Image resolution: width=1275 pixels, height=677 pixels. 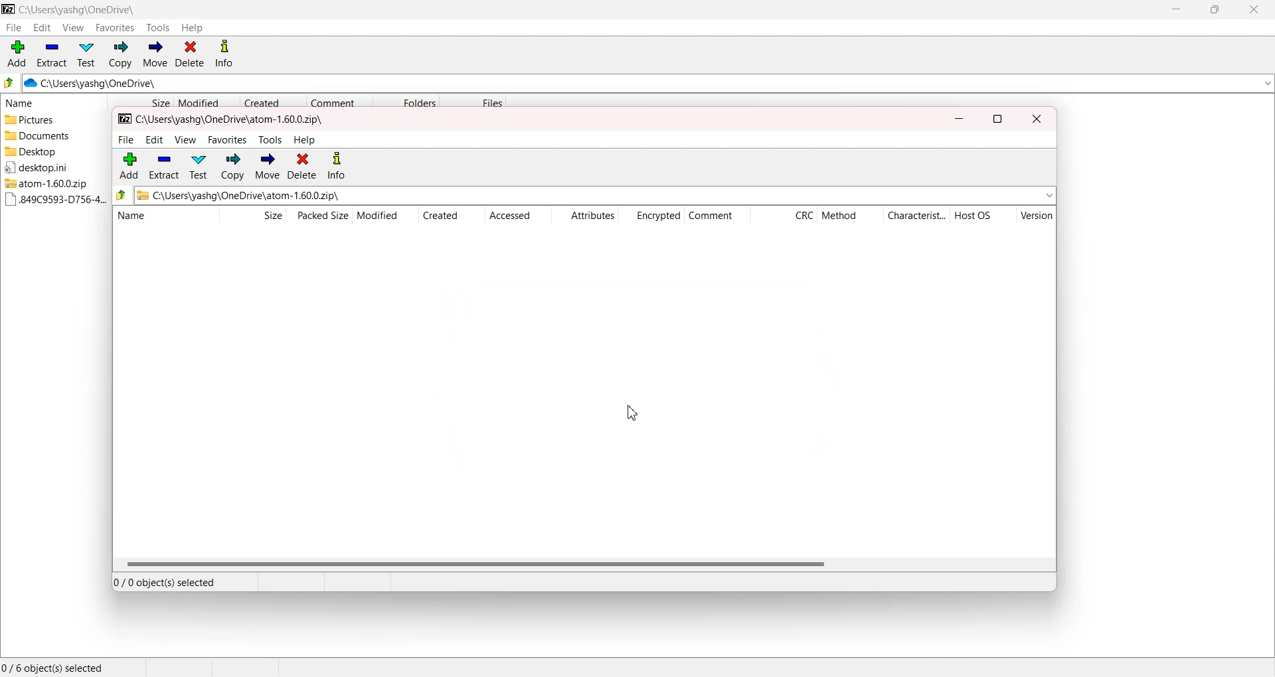 I want to click on edit, so click(x=154, y=140).